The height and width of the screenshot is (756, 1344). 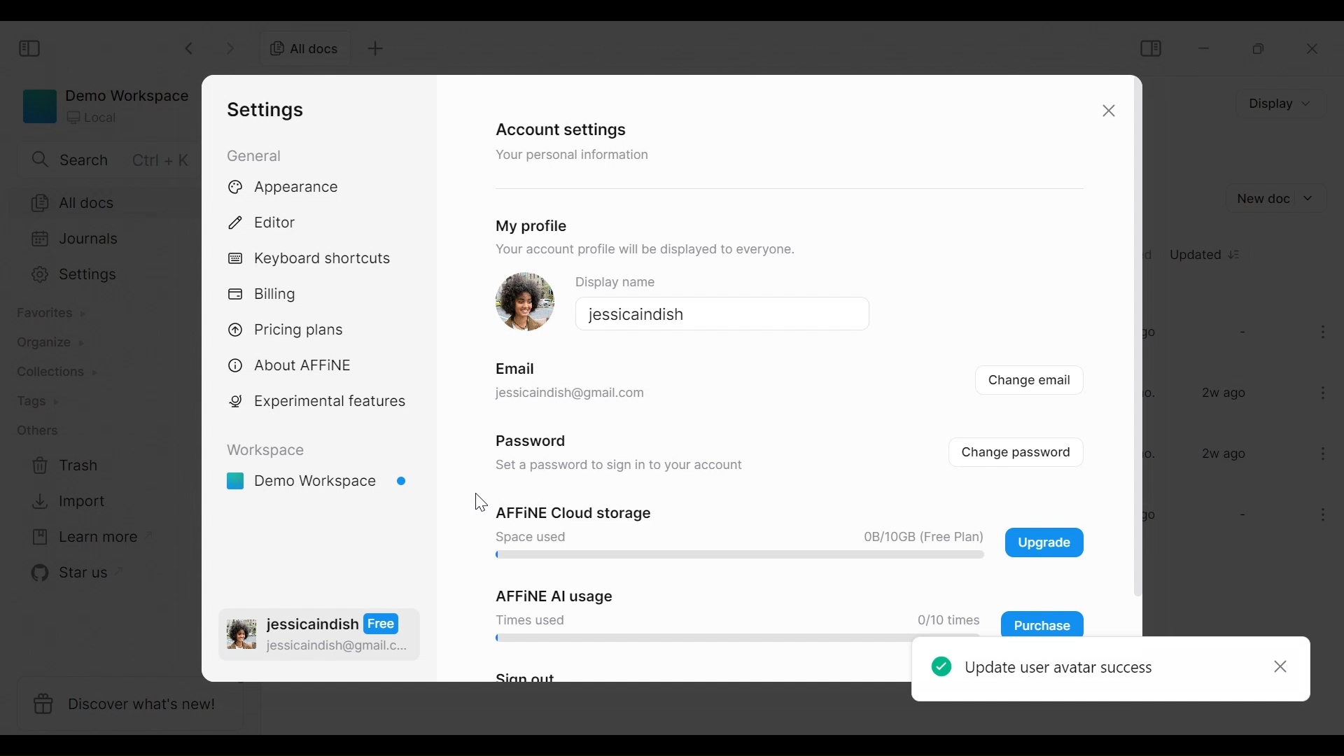 What do you see at coordinates (481, 500) in the screenshot?
I see `cursor` at bounding box center [481, 500].